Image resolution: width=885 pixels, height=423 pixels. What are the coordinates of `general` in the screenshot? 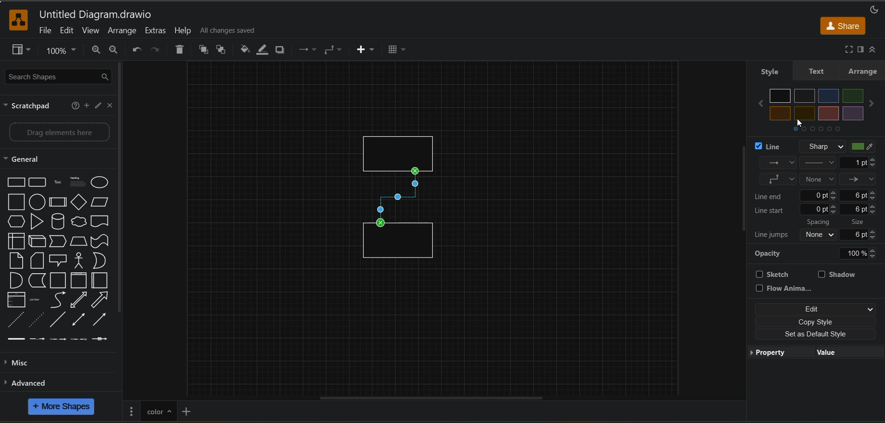 It's located at (30, 159).